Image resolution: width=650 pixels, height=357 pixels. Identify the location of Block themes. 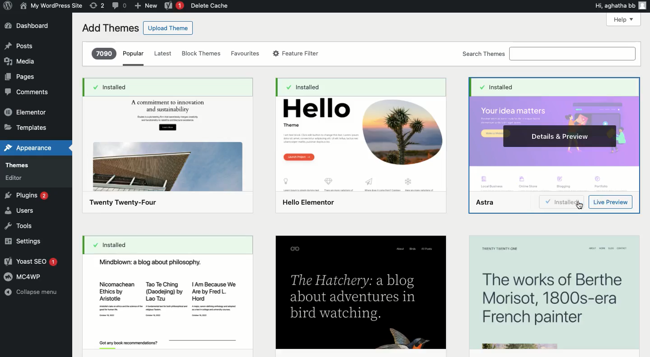
(201, 54).